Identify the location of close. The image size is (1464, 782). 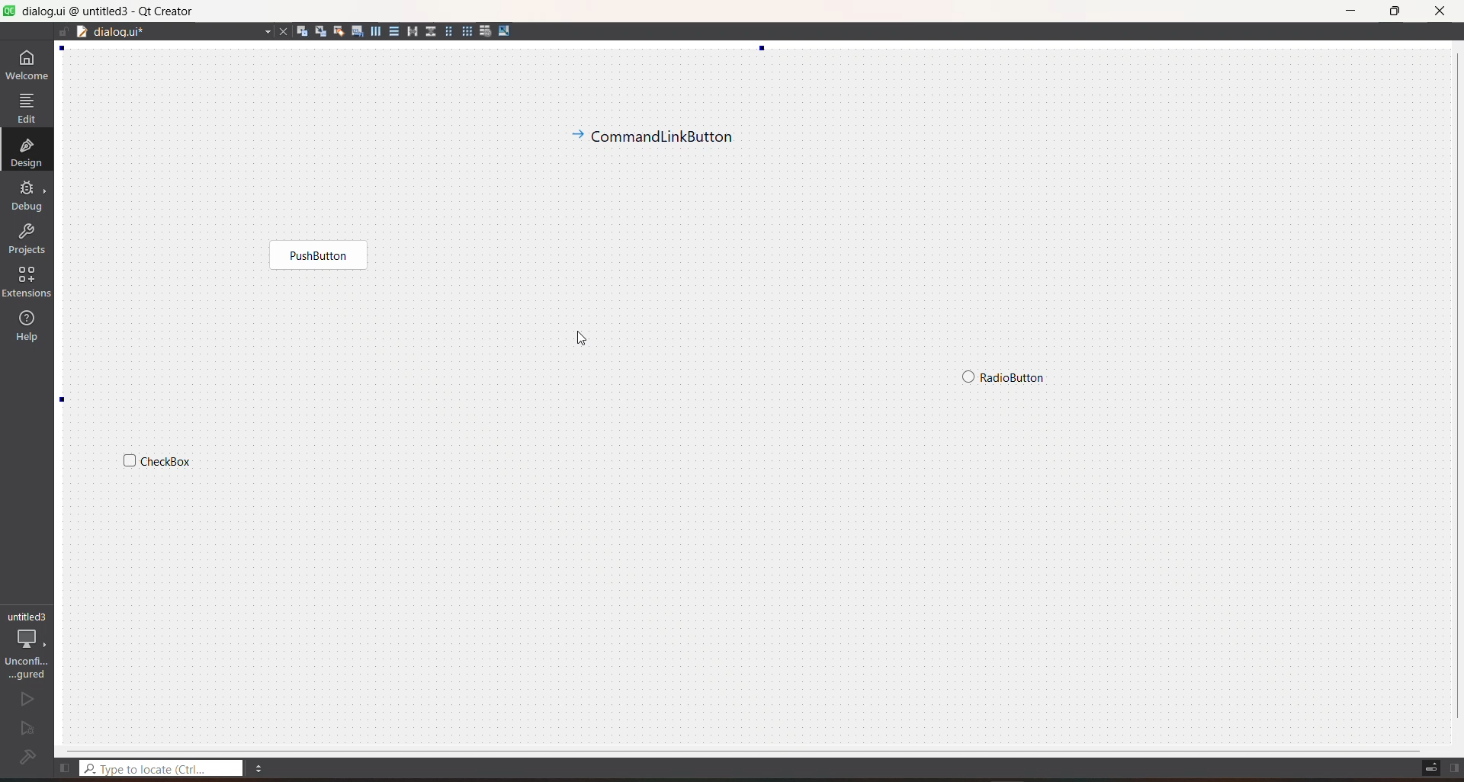
(1438, 11).